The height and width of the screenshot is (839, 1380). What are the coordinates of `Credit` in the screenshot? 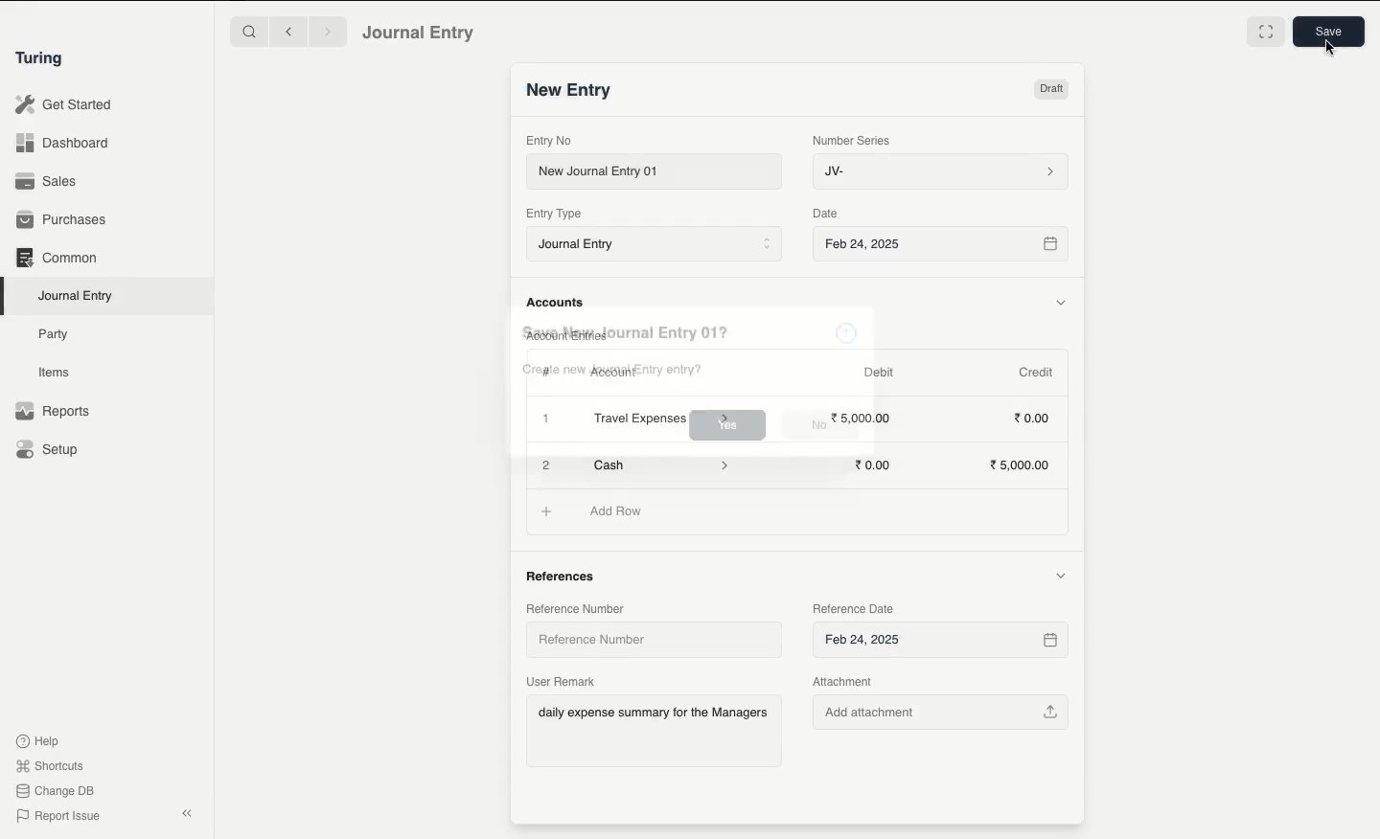 It's located at (1038, 373).